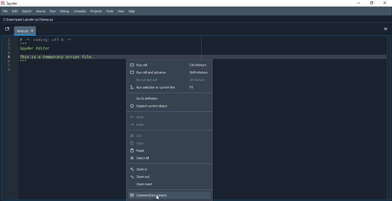 This screenshot has width=392, height=201. What do you see at coordinates (169, 88) in the screenshot?
I see `Run selection or current line` at bounding box center [169, 88].